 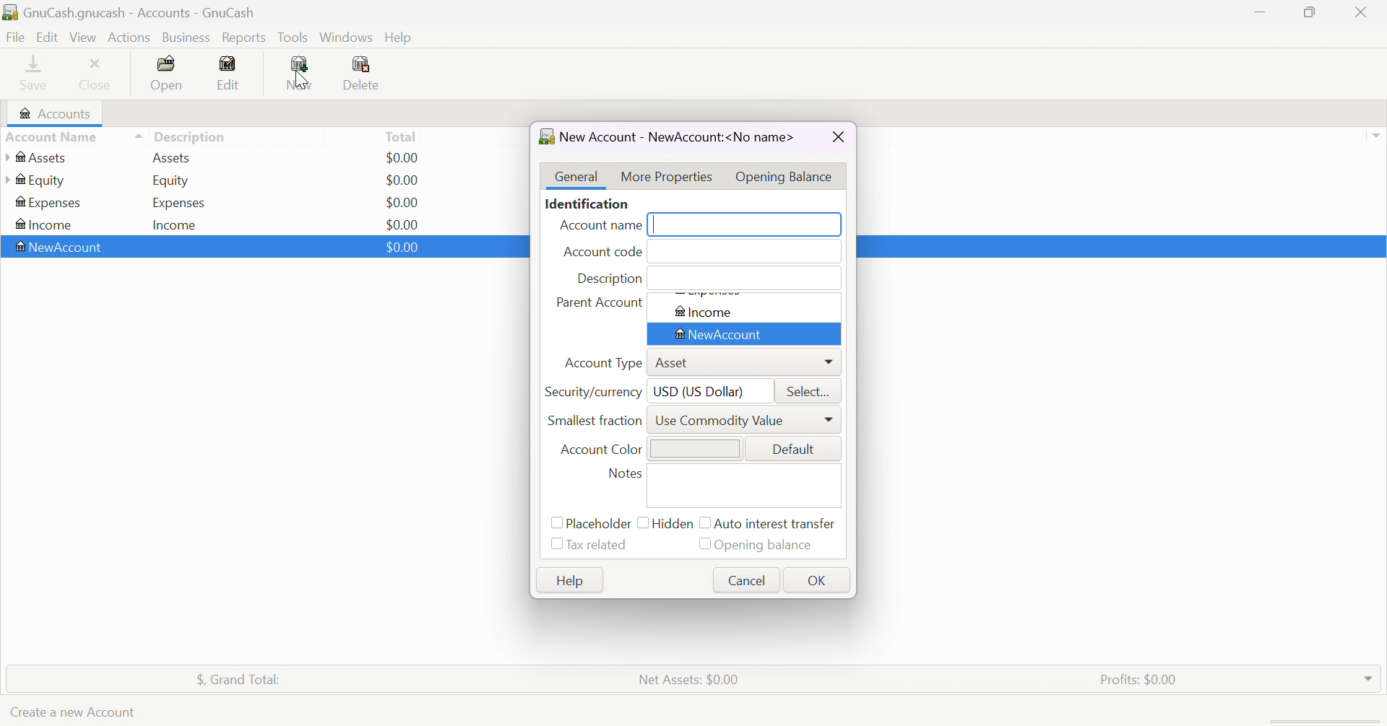 I want to click on Account Color, so click(x=601, y=451).